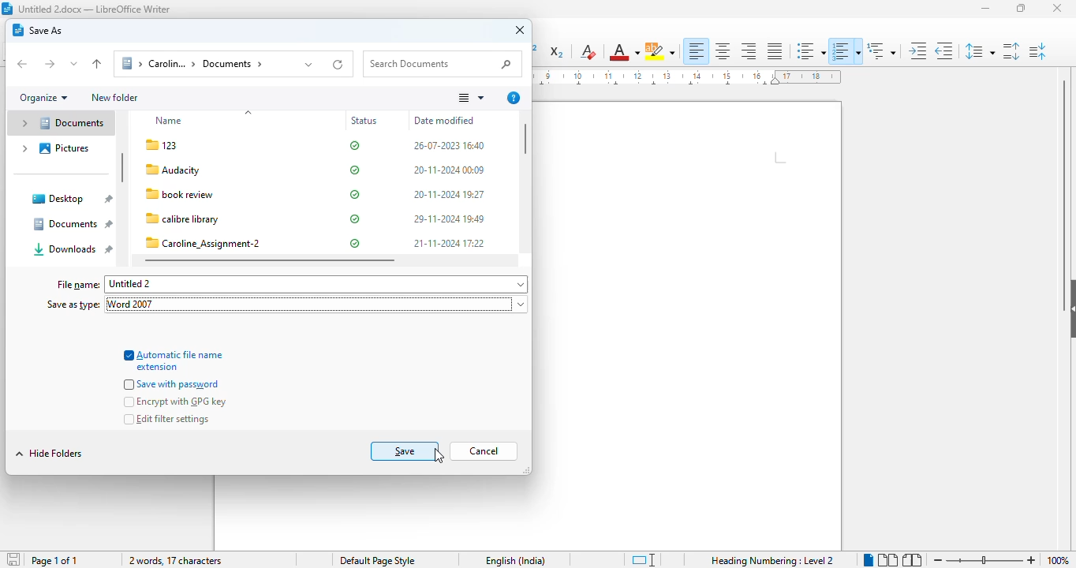 Image resolution: width=1076 pixels, height=568 pixels. What do you see at coordinates (309, 64) in the screenshot?
I see `previous locations` at bounding box center [309, 64].